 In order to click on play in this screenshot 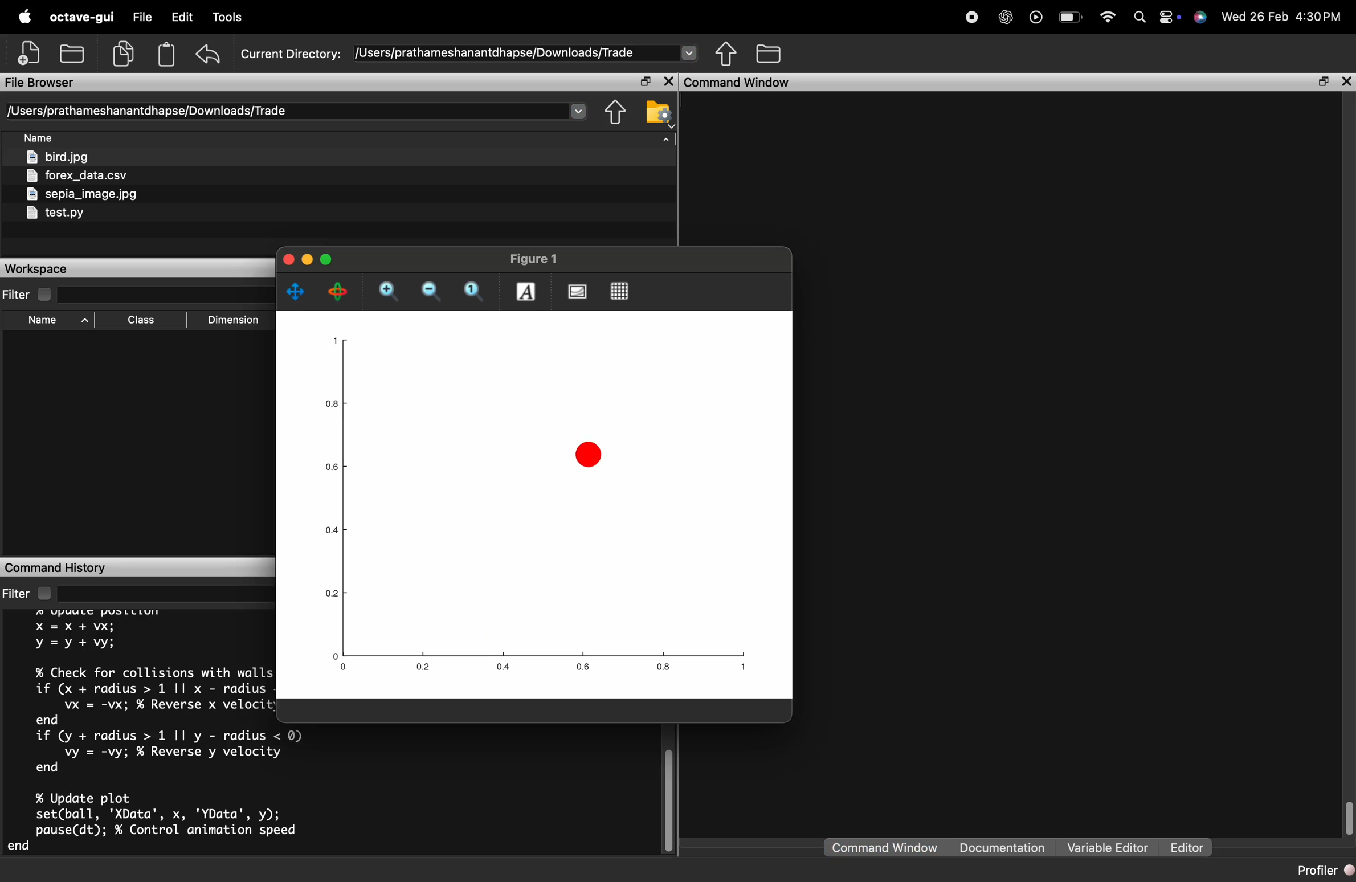, I will do `click(1036, 18)`.